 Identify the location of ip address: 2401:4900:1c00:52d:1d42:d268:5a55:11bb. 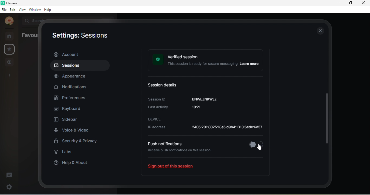
(204, 128).